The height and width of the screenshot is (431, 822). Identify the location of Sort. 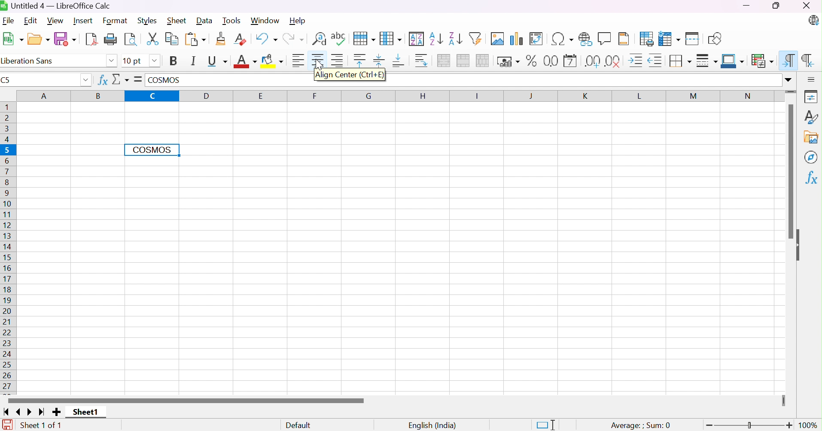
(417, 38).